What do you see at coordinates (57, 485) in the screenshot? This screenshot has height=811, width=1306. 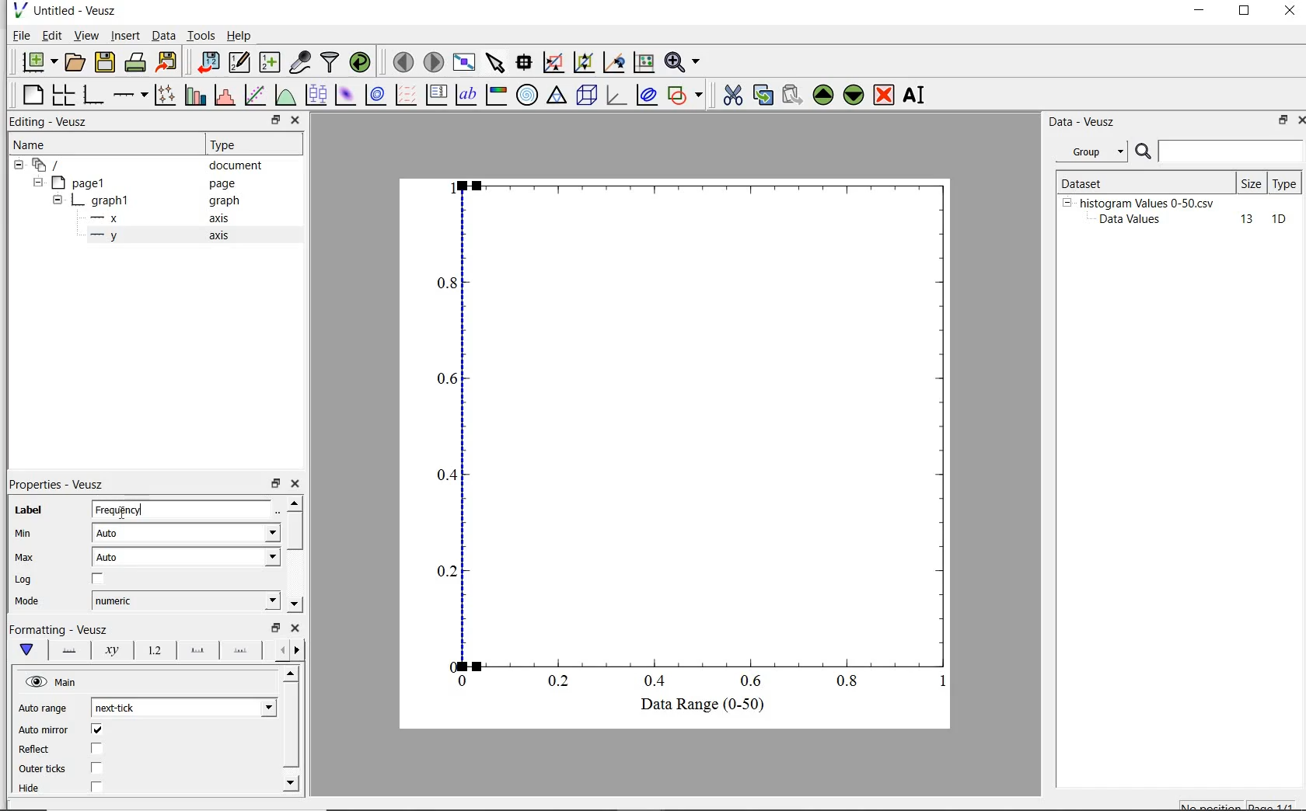 I see `properties-veusz` at bounding box center [57, 485].